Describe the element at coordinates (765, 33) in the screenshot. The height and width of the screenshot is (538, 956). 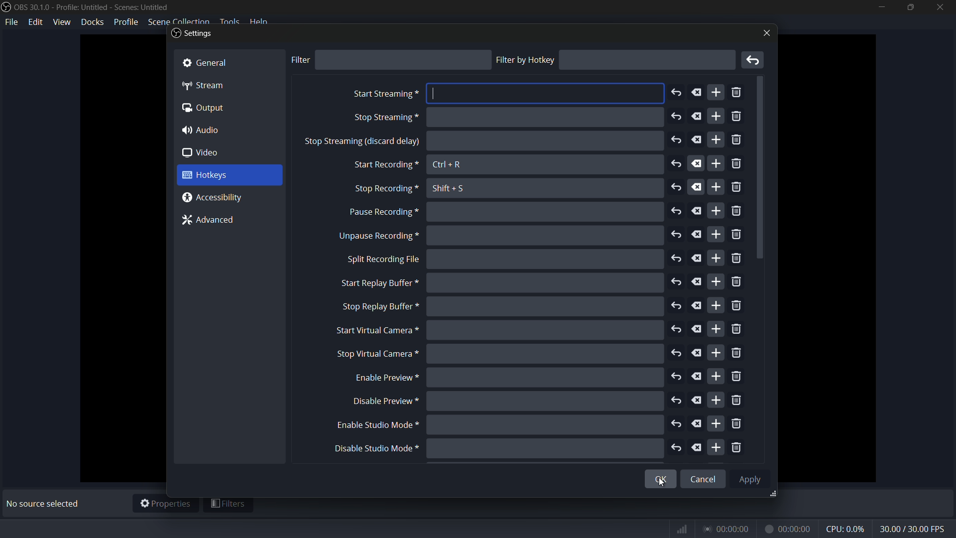
I see `close` at that location.